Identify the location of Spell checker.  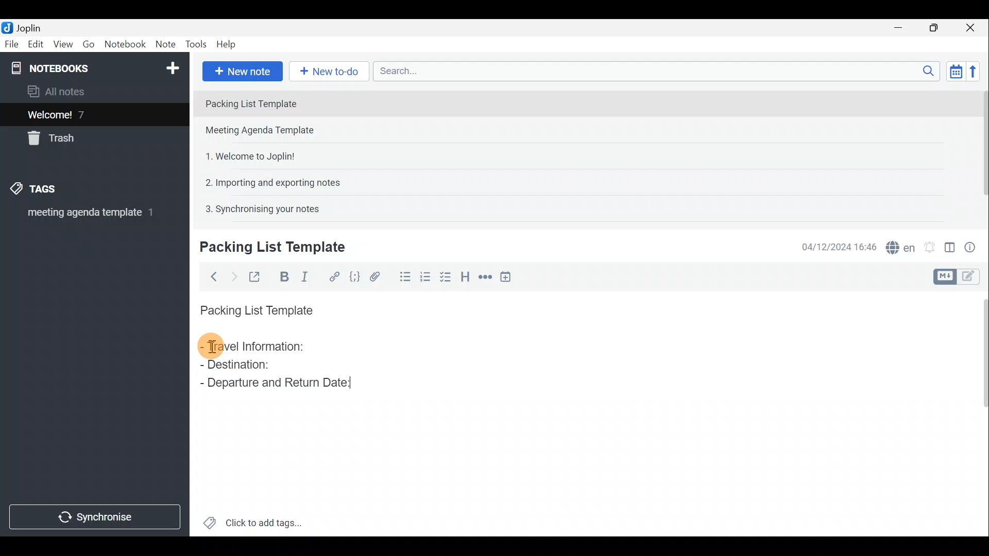
(898, 246).